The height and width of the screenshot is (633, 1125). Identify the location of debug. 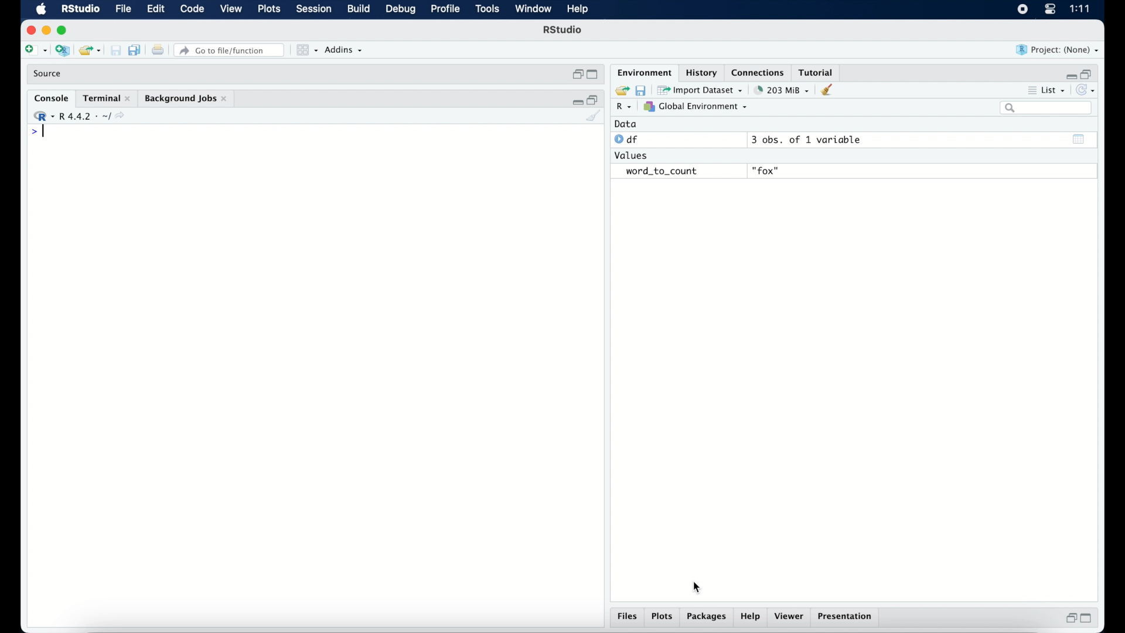
(401, 10).